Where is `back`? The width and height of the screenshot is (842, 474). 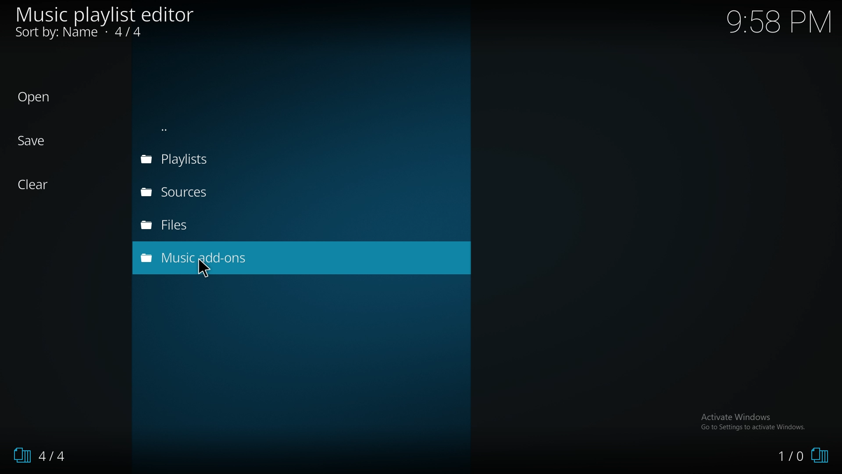
back is located at coordinates (239, 129).